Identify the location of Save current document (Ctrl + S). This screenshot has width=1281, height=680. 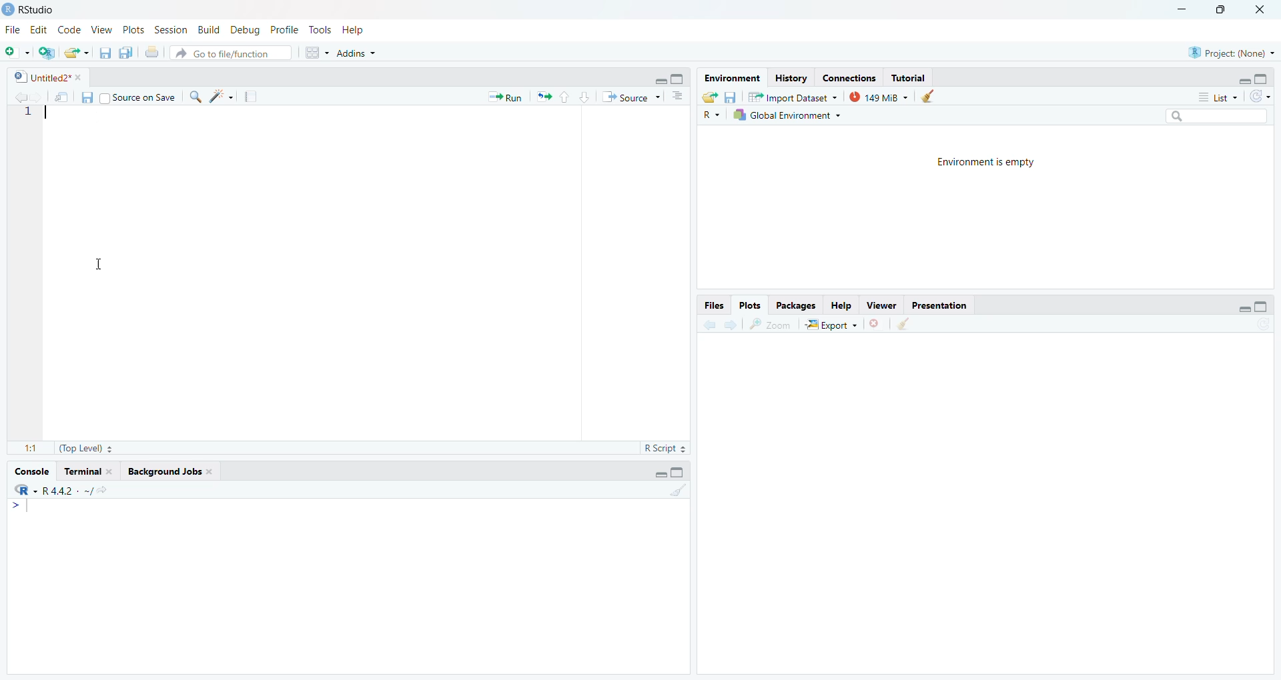
(103, 53).